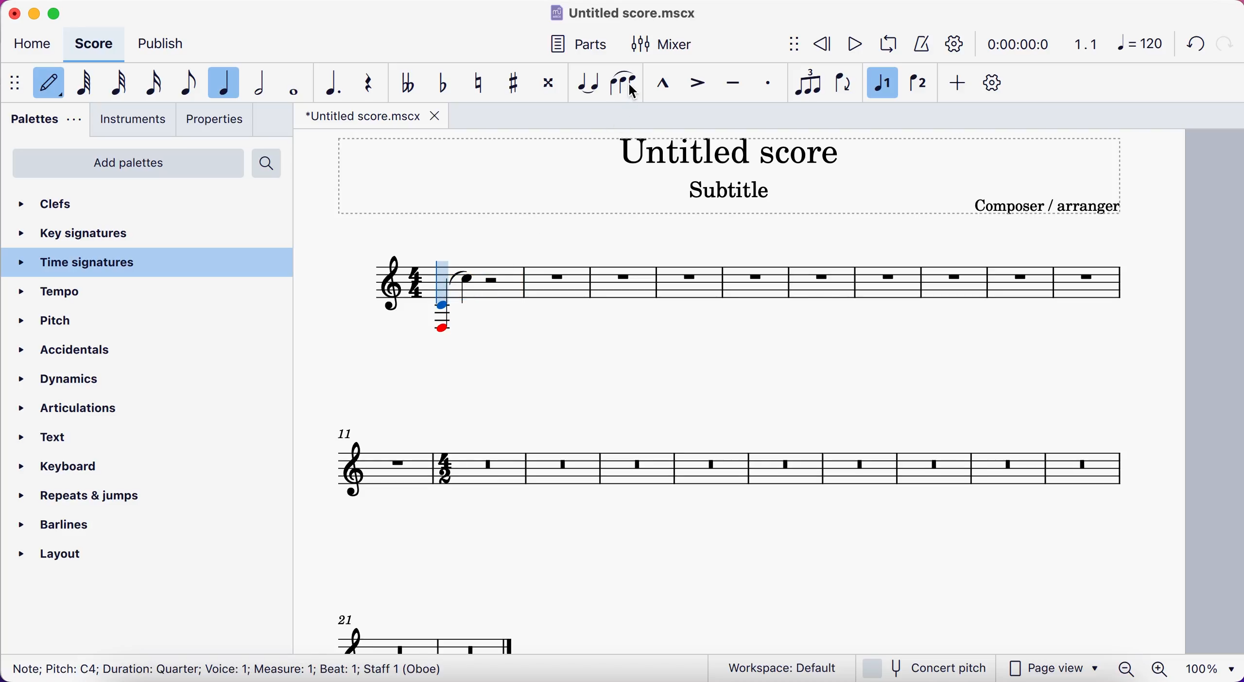  I want to click on default, so click(52, 86).